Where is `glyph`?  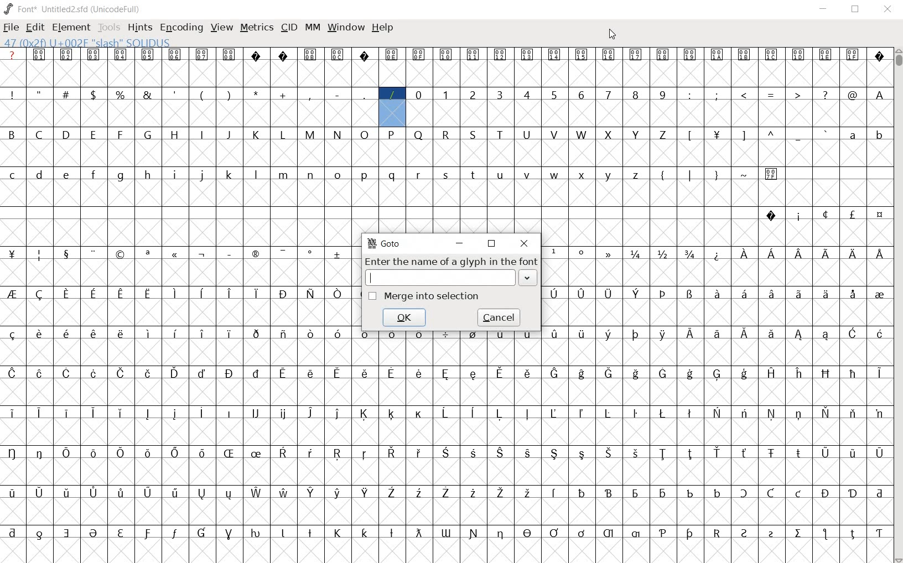
glyph is located at coordinates (717, 135).